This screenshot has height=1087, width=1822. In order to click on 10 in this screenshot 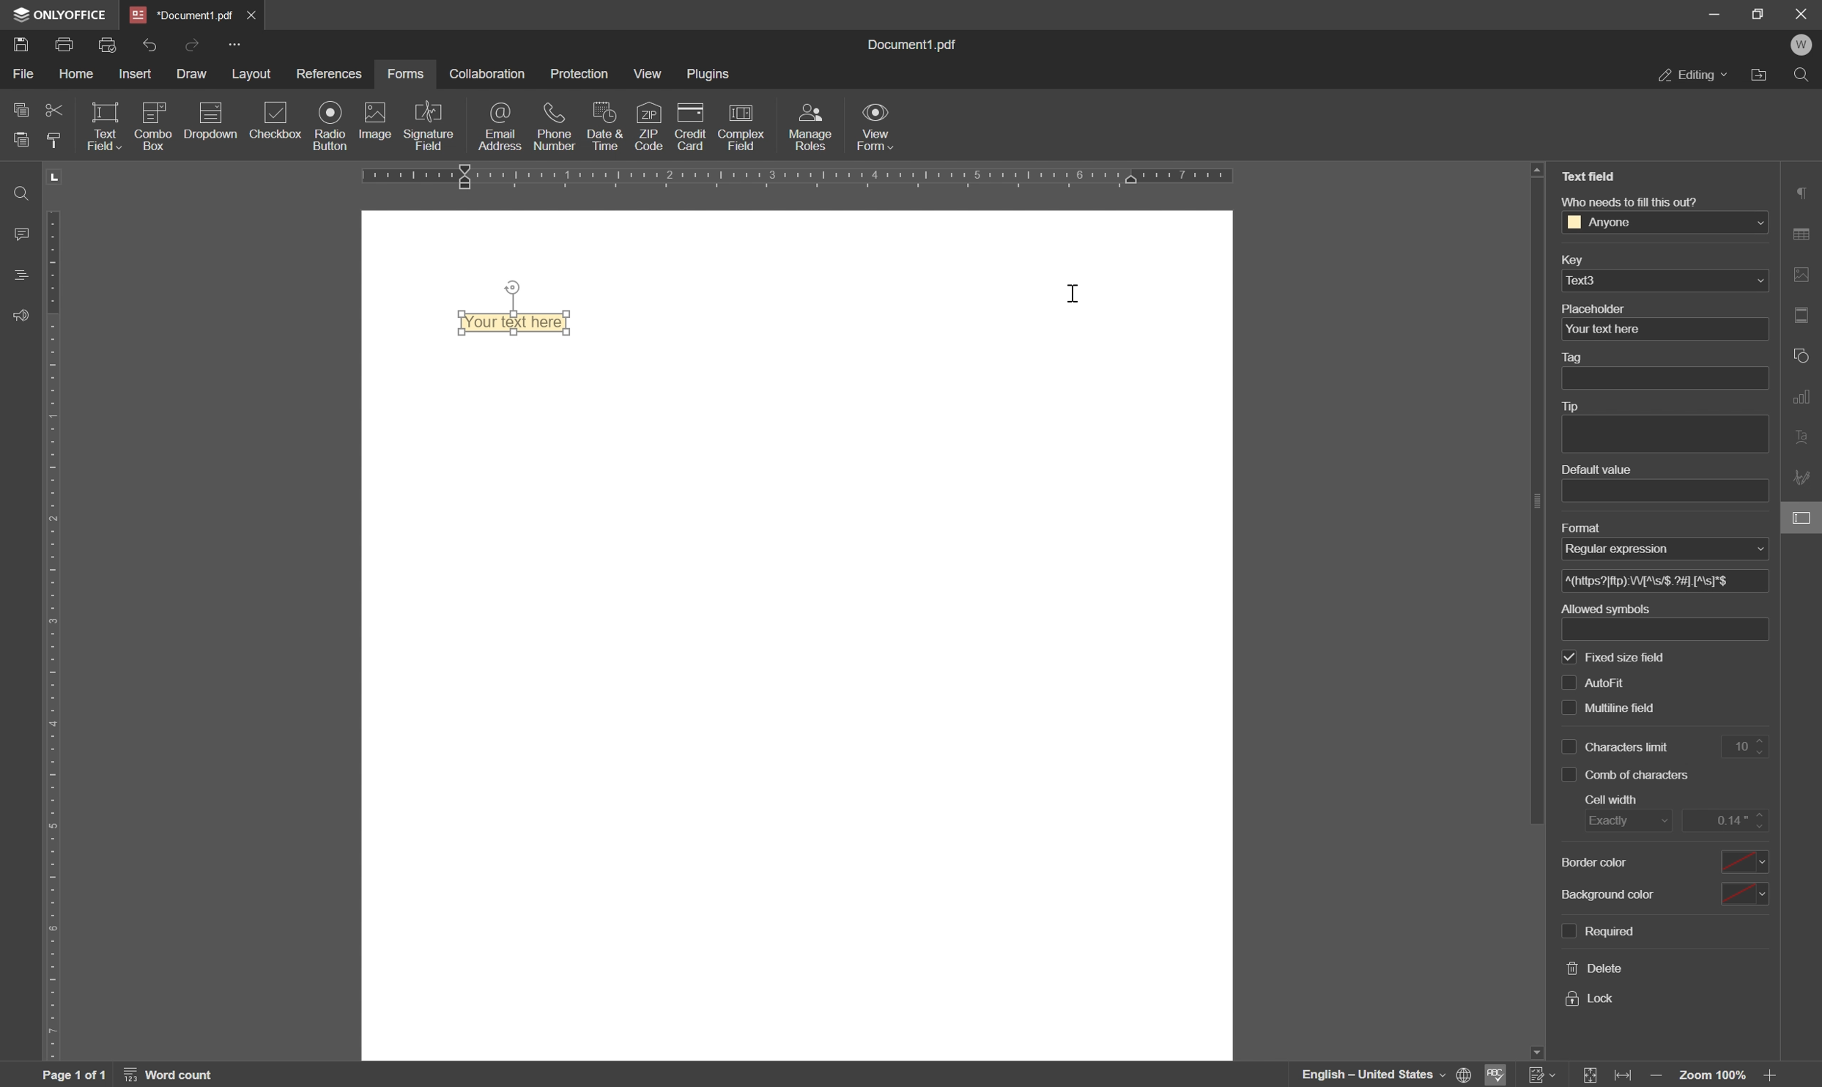, I will do `click(1749, 746)`.